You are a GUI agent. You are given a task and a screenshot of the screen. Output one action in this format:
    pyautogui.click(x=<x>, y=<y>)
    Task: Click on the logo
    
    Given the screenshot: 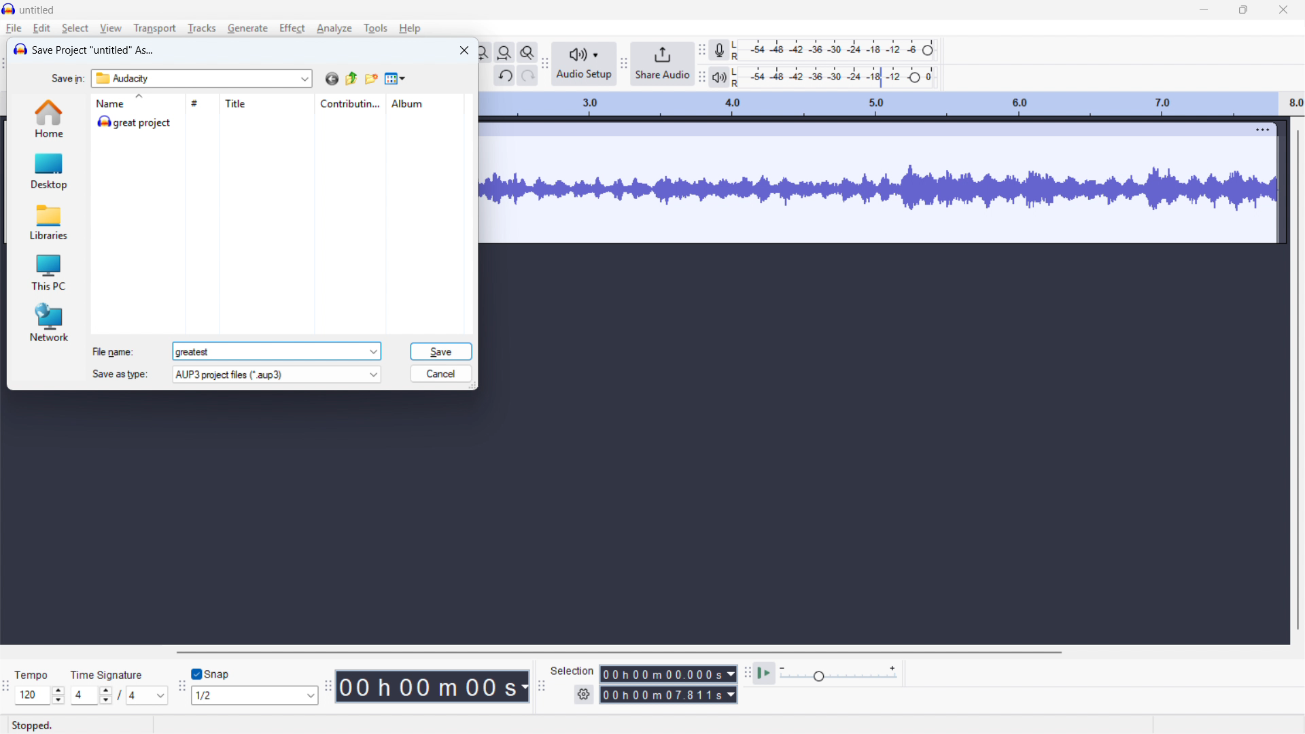 What is the action you would take?
    pyautogui.click(x=20, y=50)
    